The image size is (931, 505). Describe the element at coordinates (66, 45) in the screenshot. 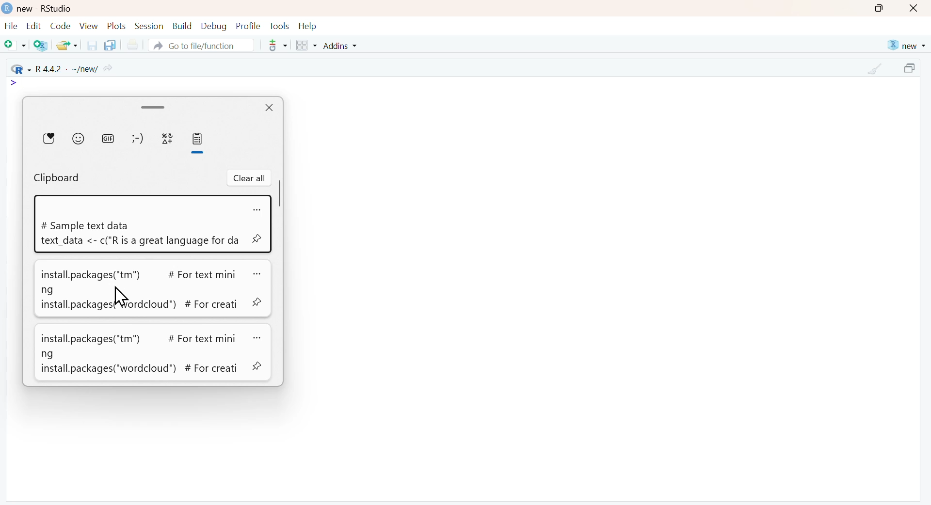

I see `Open an existing file` at that location.